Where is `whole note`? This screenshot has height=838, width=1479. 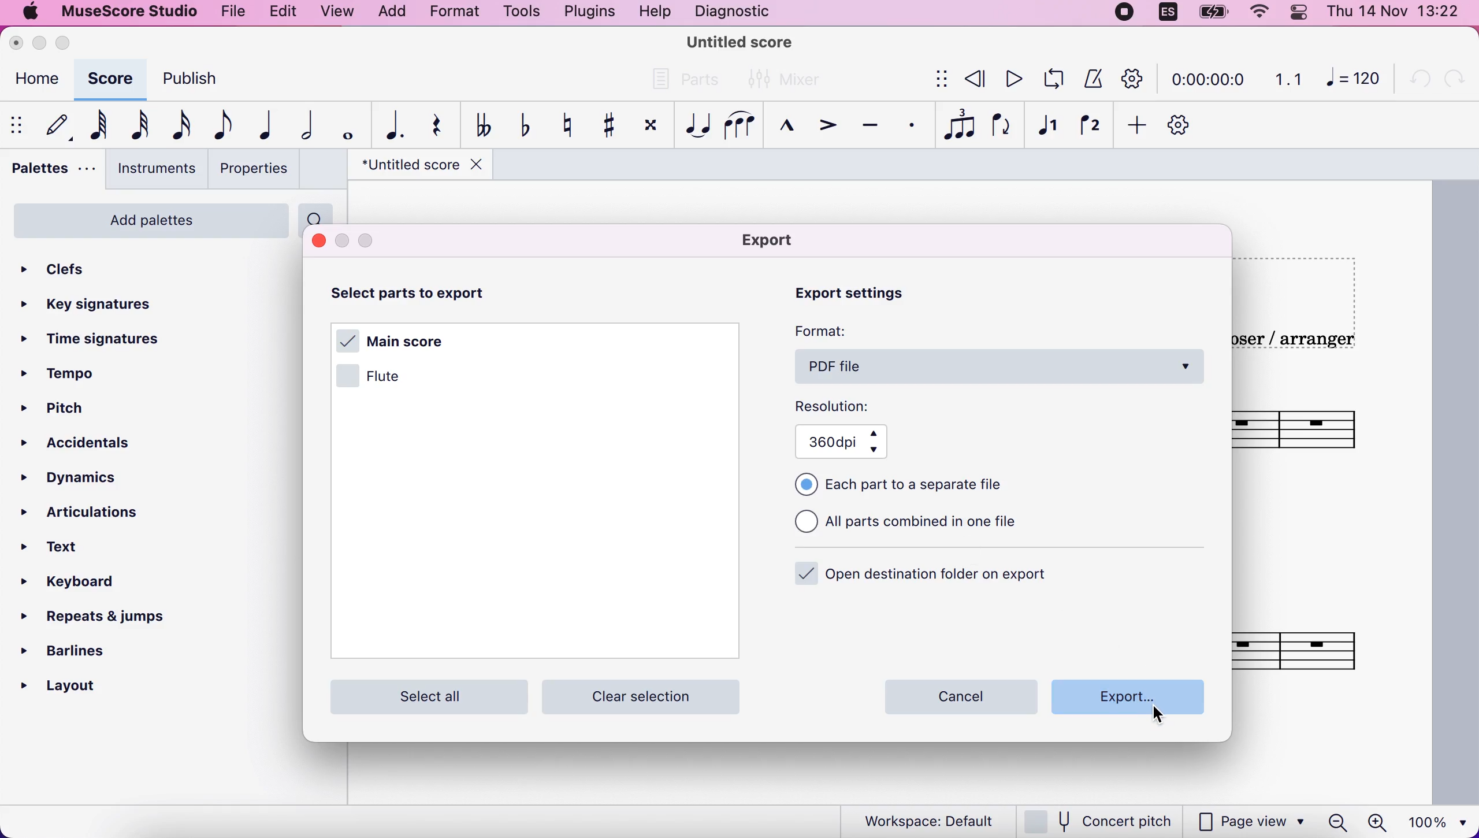 whole note is located at coordinates (345, 124).